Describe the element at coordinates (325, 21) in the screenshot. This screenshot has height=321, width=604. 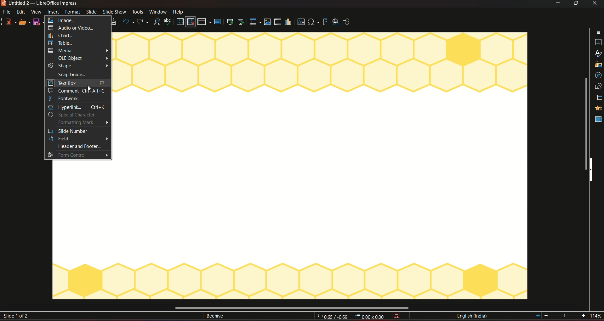
I see `insert fontwork text` at that location.